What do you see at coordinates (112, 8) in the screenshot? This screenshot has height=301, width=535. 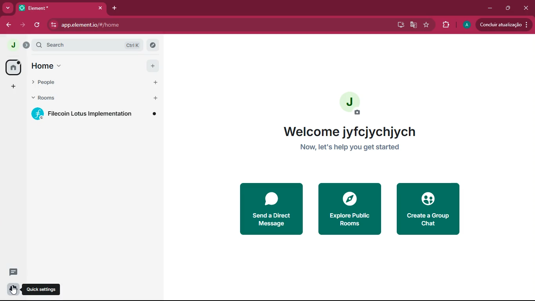 I see `add tab` at bounding box center [112, 8].